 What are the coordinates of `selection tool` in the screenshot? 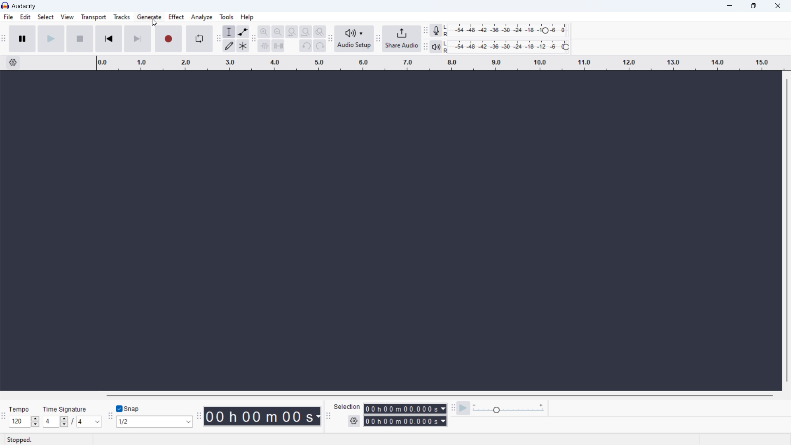 It's located at (229, 32).